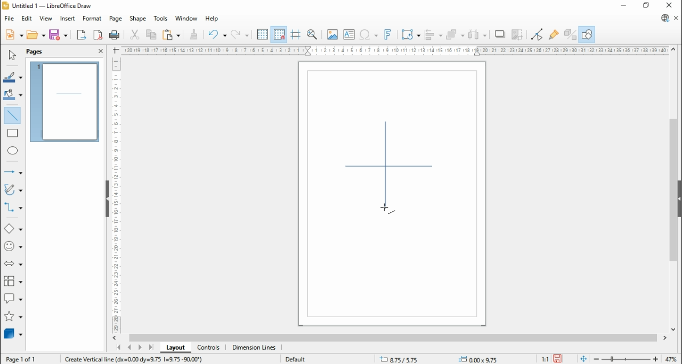 The height and width of the screenshot is (364, 682). Describe the element at coordinates (624, 6) in the screenshot. I see `minimize` at that location.